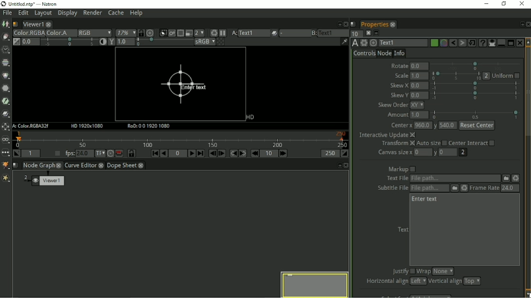  Describe the element at coordinates (345, 23) in the screenshot. I see `Close` at that location.